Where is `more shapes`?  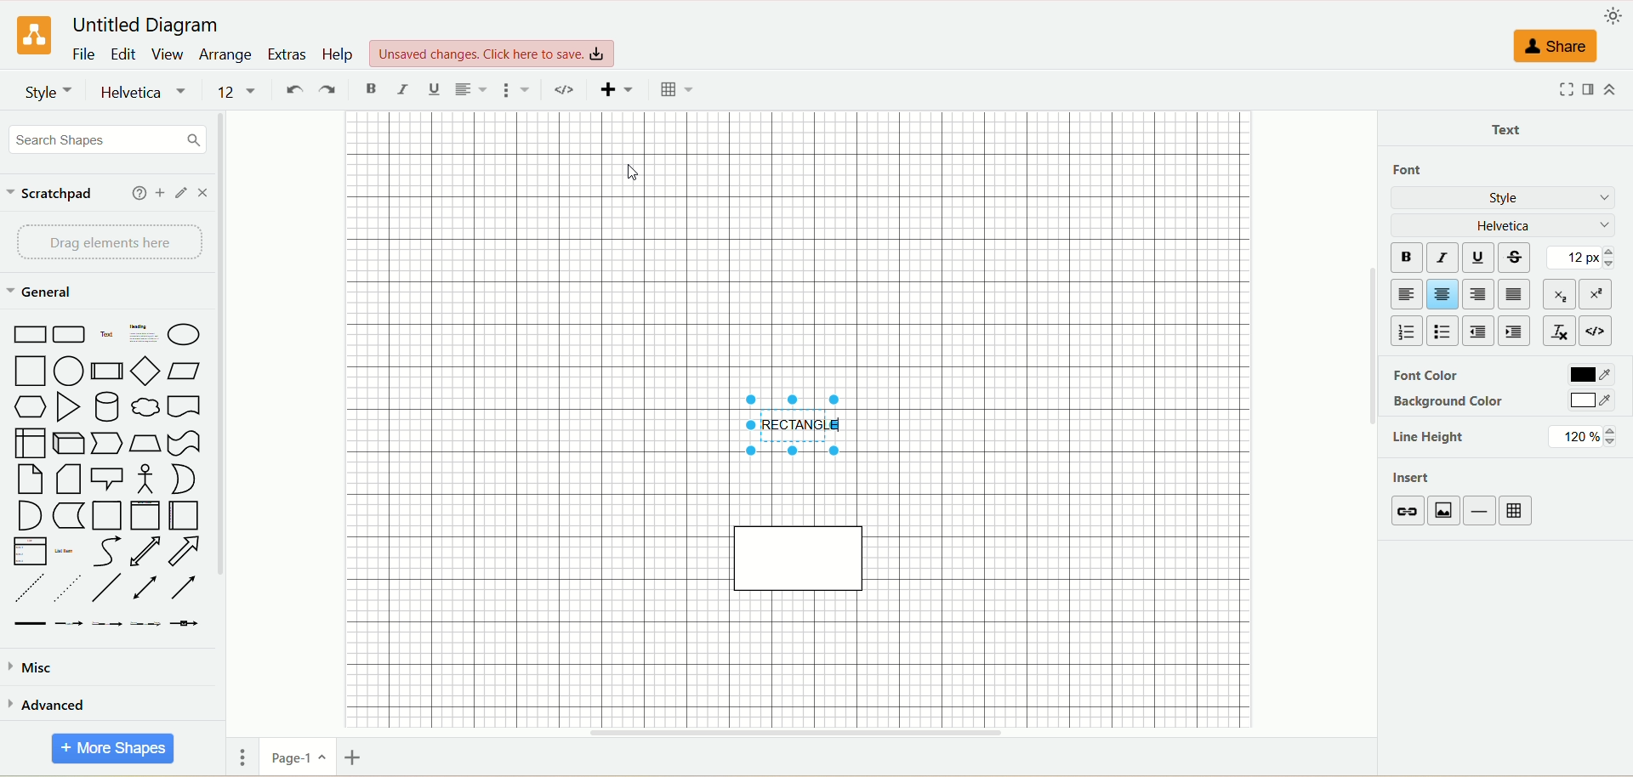 more shapes is located at coordinates (113, 749).